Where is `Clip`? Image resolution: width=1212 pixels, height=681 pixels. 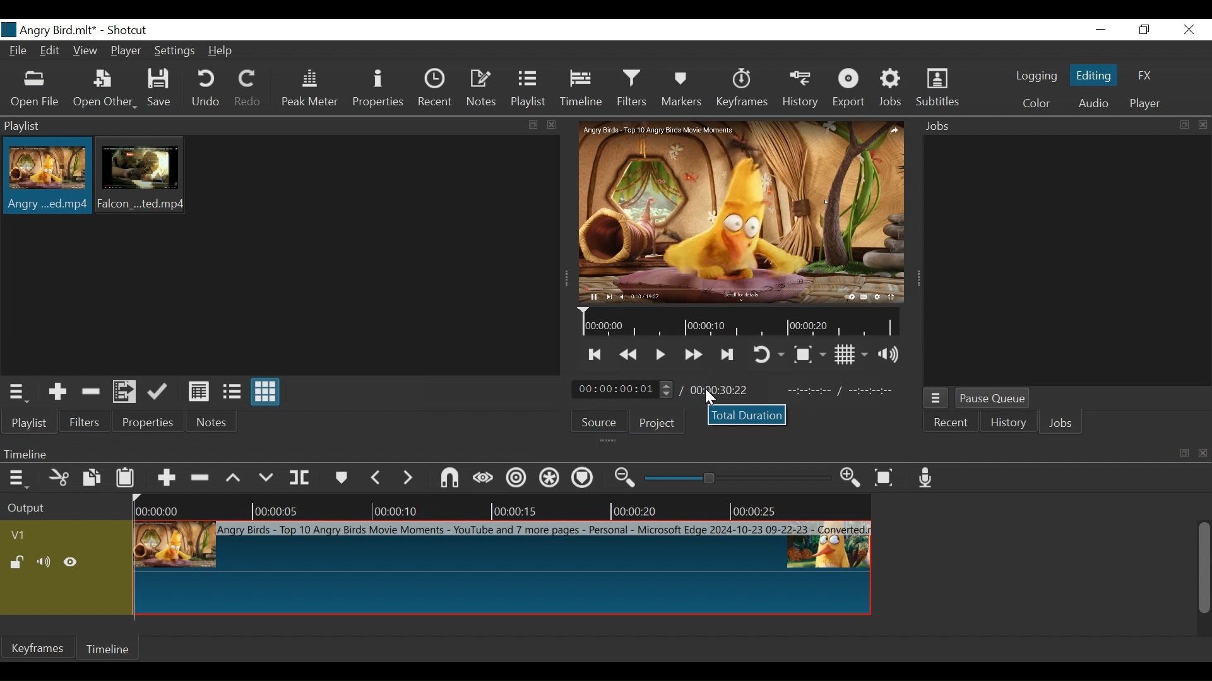
Clip is located at coordinates (141, 175).